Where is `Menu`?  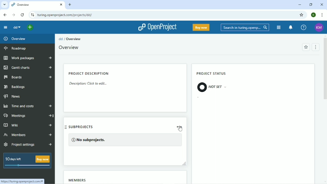 Menu is located at coordinates (315, 47).